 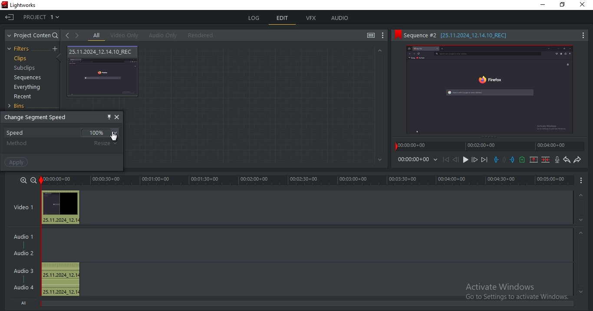 I want to click on video only, so click(x=127, y=36).